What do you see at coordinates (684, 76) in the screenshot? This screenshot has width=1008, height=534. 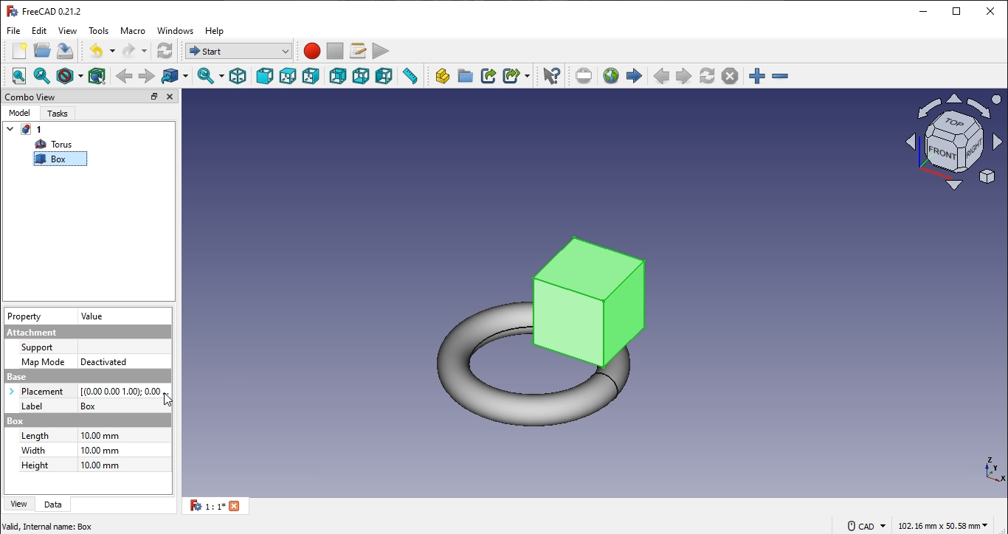 I see `next page` at bounding box center [684, 76].